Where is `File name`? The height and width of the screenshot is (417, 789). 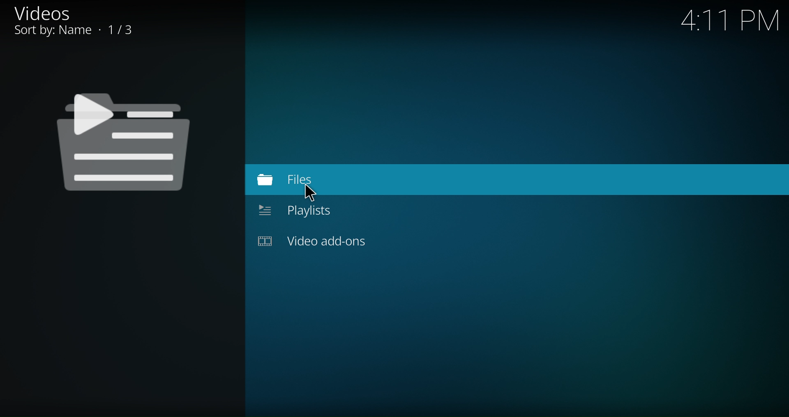
File name is located at coordinates (74, 21).